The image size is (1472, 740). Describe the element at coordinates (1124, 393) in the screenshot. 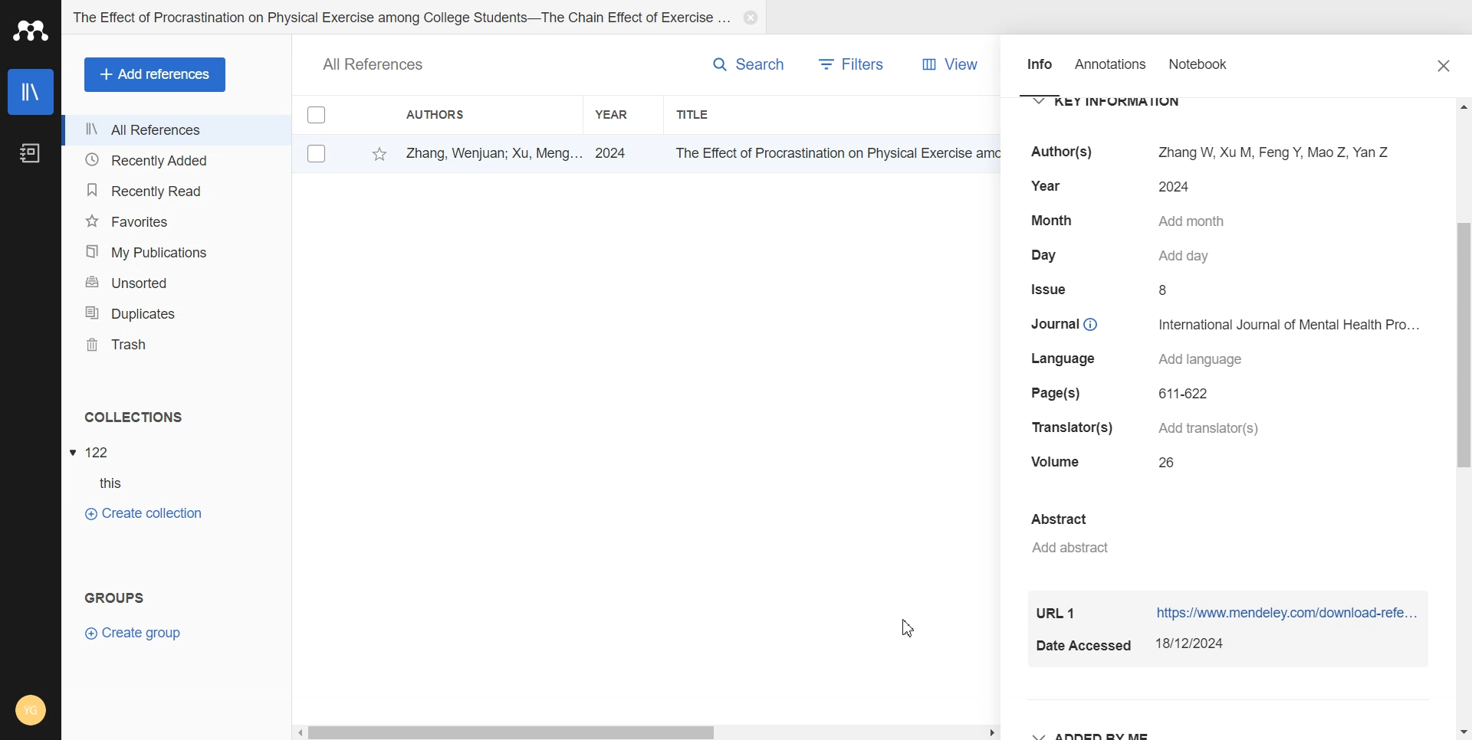

I see `Page(s) 611-622` at that location.